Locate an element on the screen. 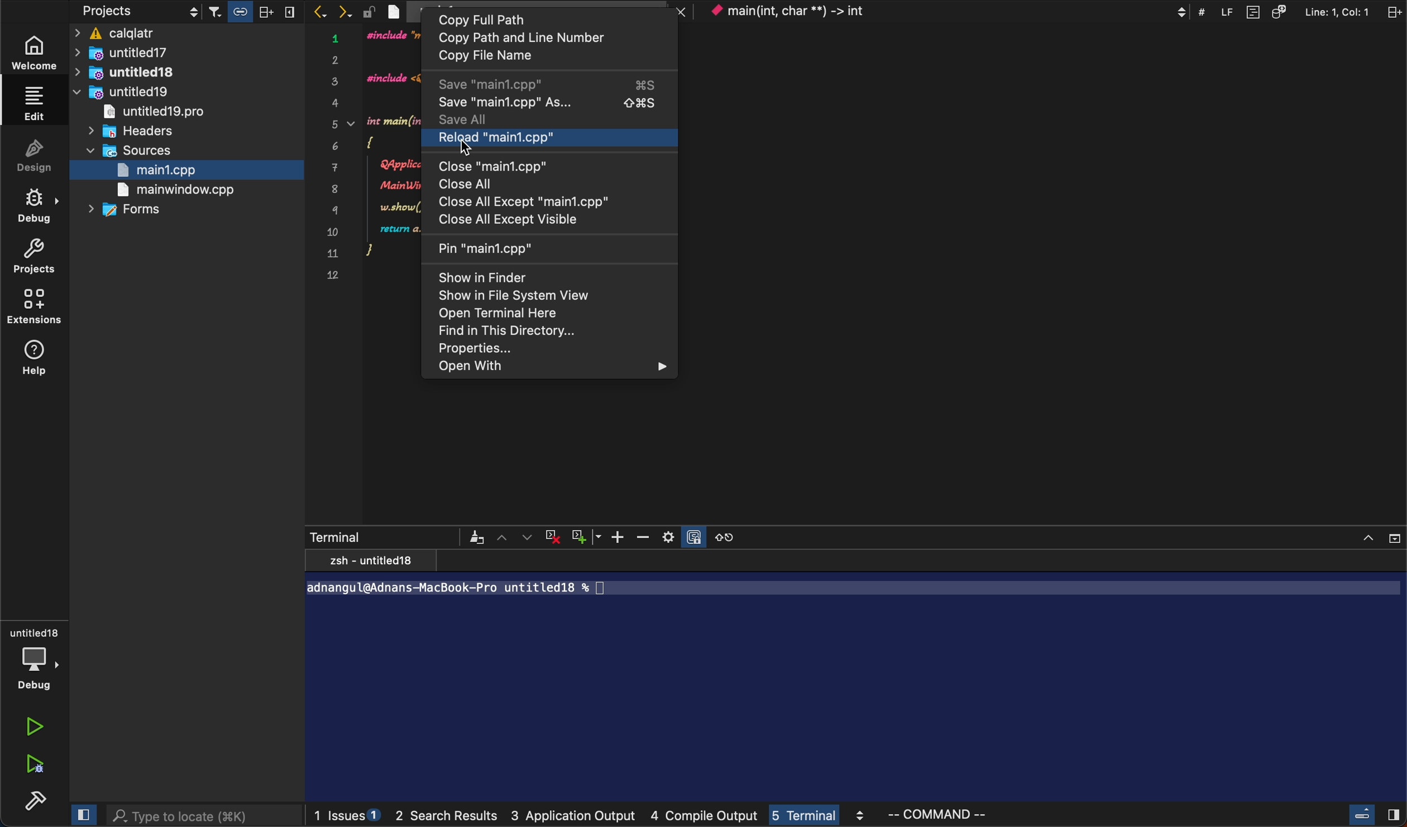 Image resolution: width=1407 pixels, height=827 pixels. zoom out is located at coordinates (645, 537).